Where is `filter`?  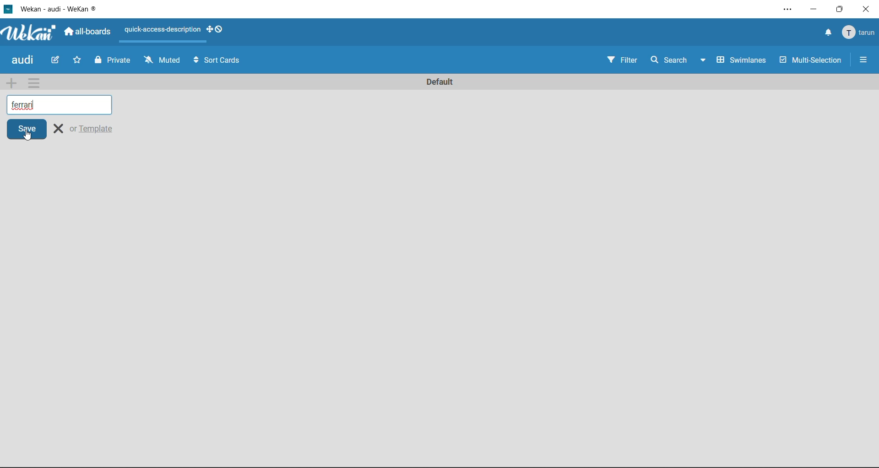 filter is located at coordinates (624, 61).